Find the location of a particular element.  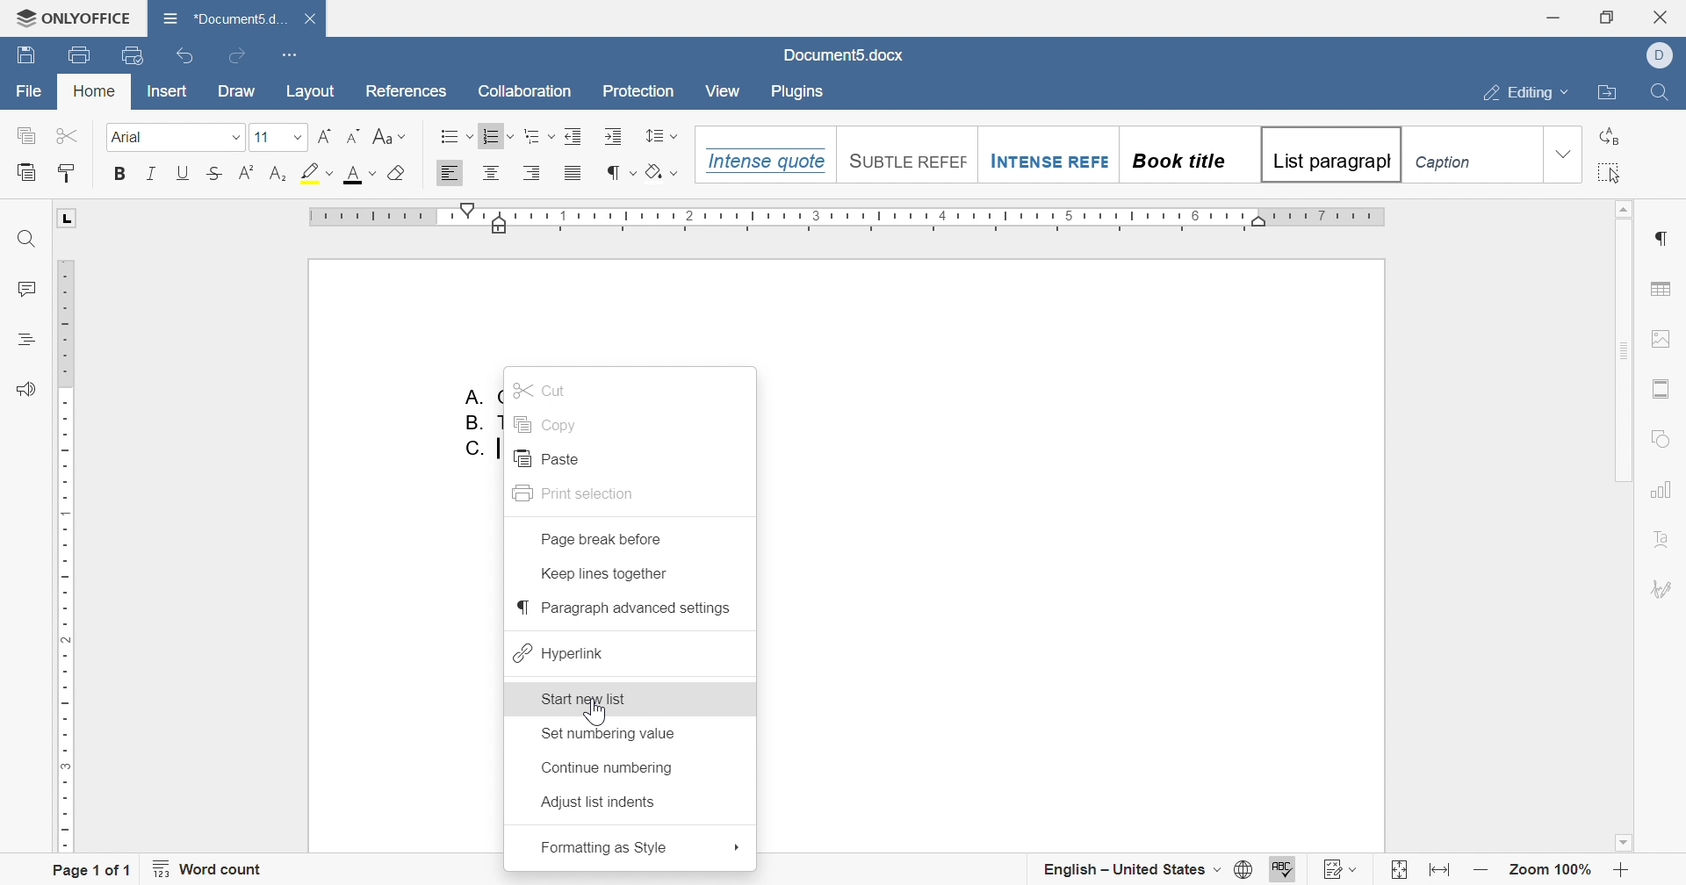

print selection is located at coordinates (574, 493).